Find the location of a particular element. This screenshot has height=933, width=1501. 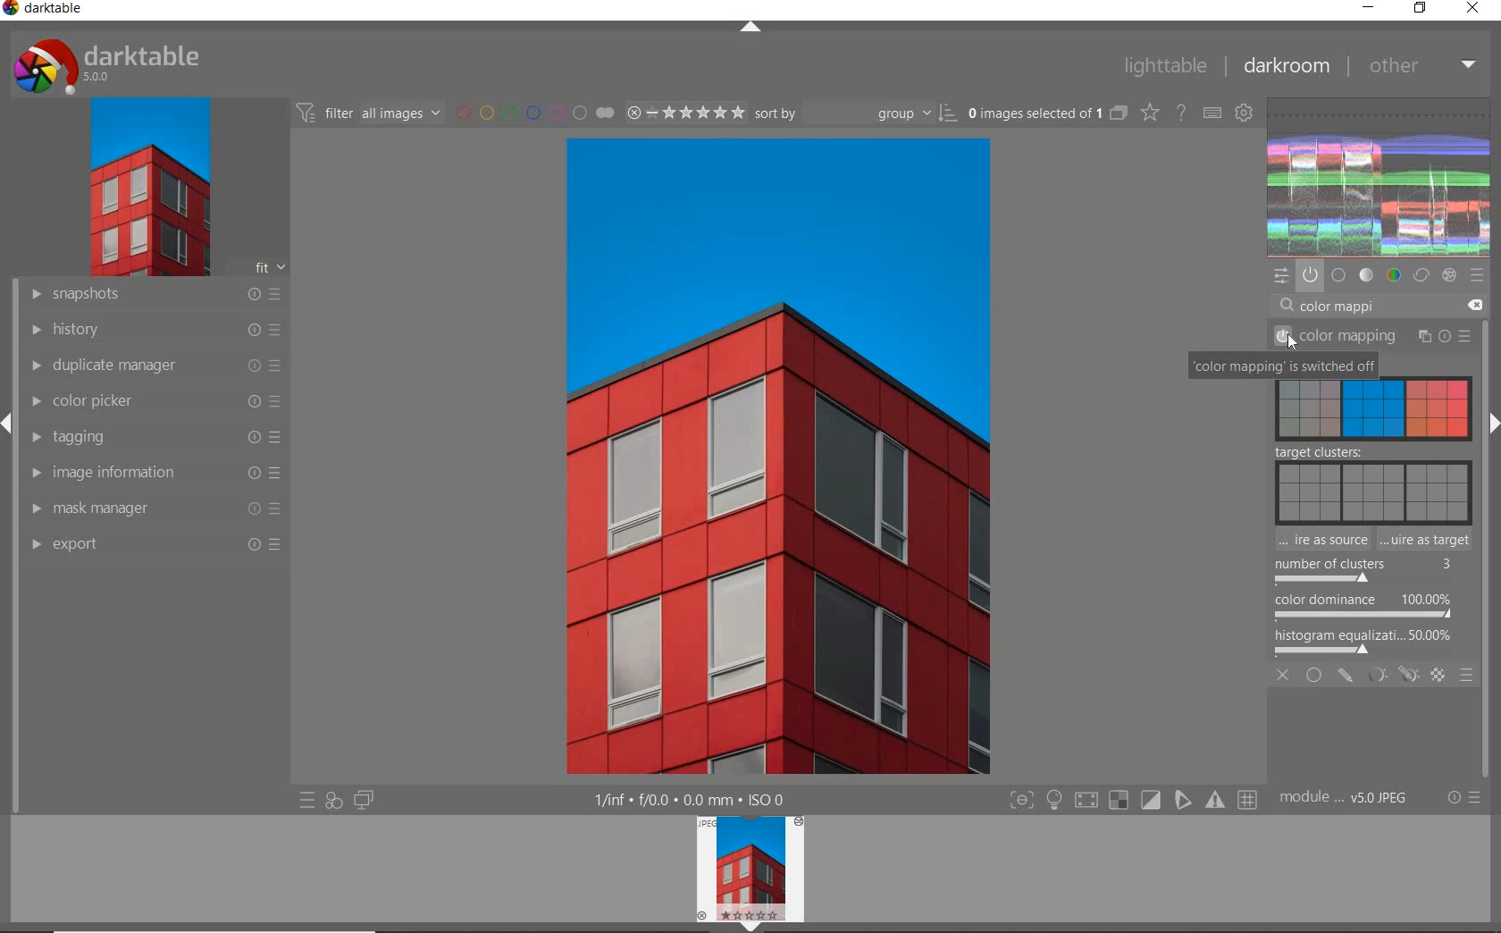

TARGET CLUSTERS is located at coordinates (1369, 483).